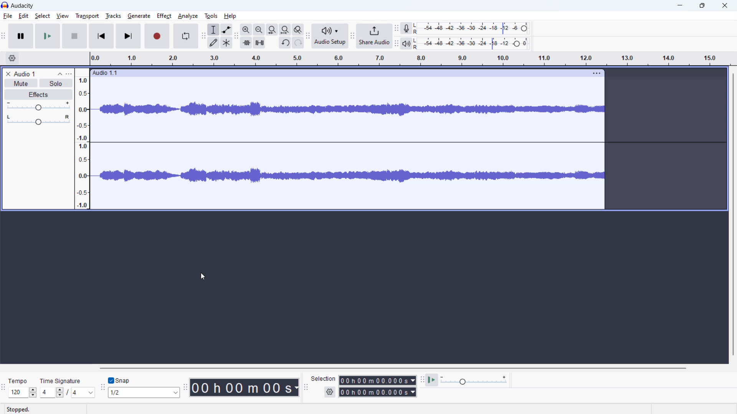  I want to click on skip to start, so click(101, 36).